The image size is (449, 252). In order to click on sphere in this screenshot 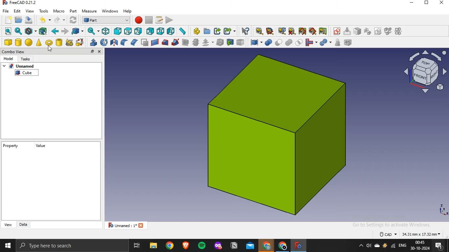, I will do `click(29, 42)`.